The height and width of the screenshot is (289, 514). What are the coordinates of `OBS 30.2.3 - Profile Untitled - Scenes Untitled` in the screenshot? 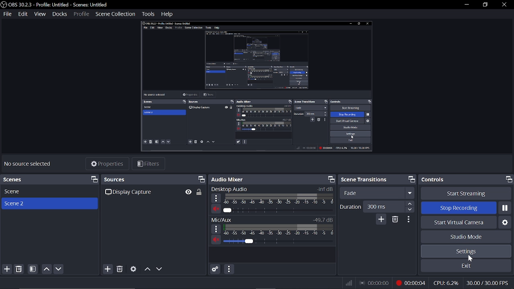 It's located at (55, 4).